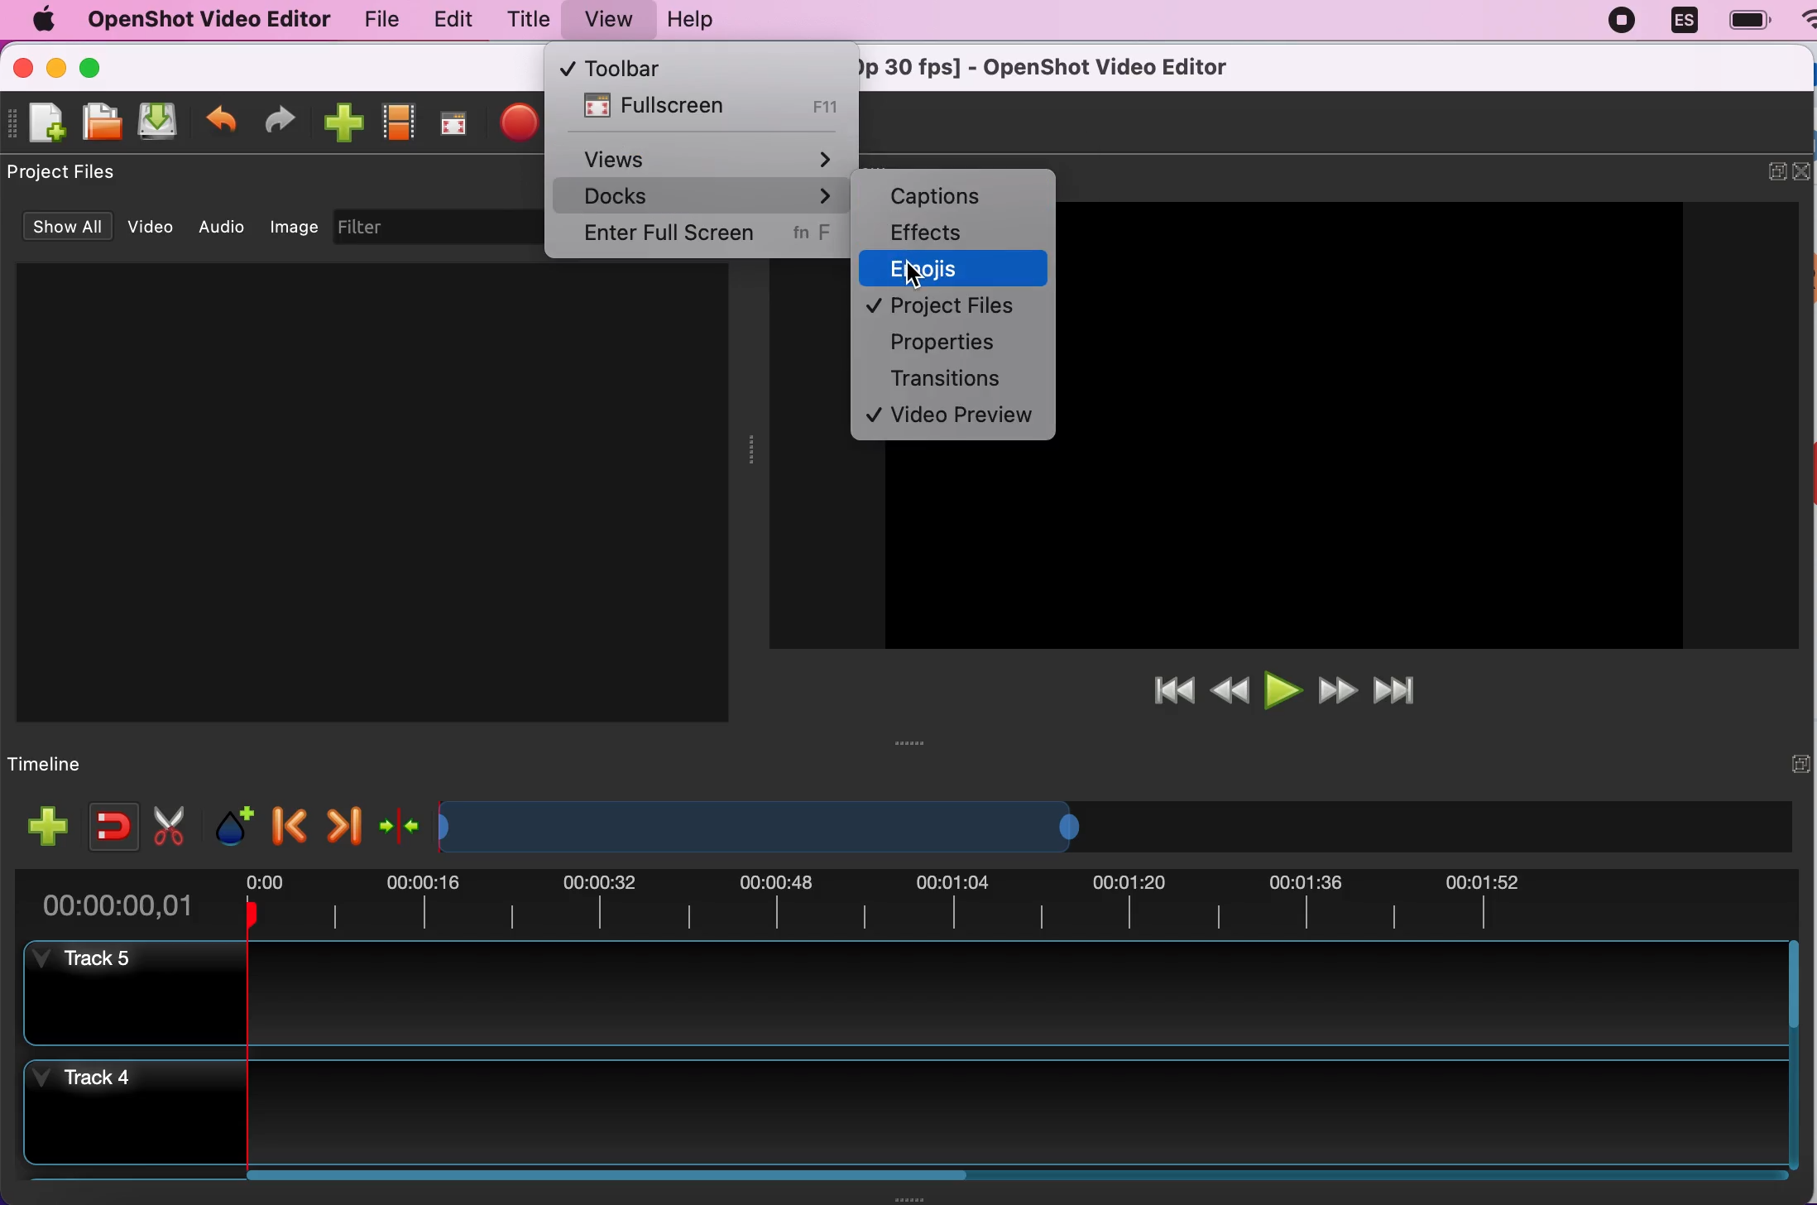 The width and height of the screenshot is (1817, 1205). Describe the element at coordinates (953, 379) in the screenshot. I see `transitions` at that location.